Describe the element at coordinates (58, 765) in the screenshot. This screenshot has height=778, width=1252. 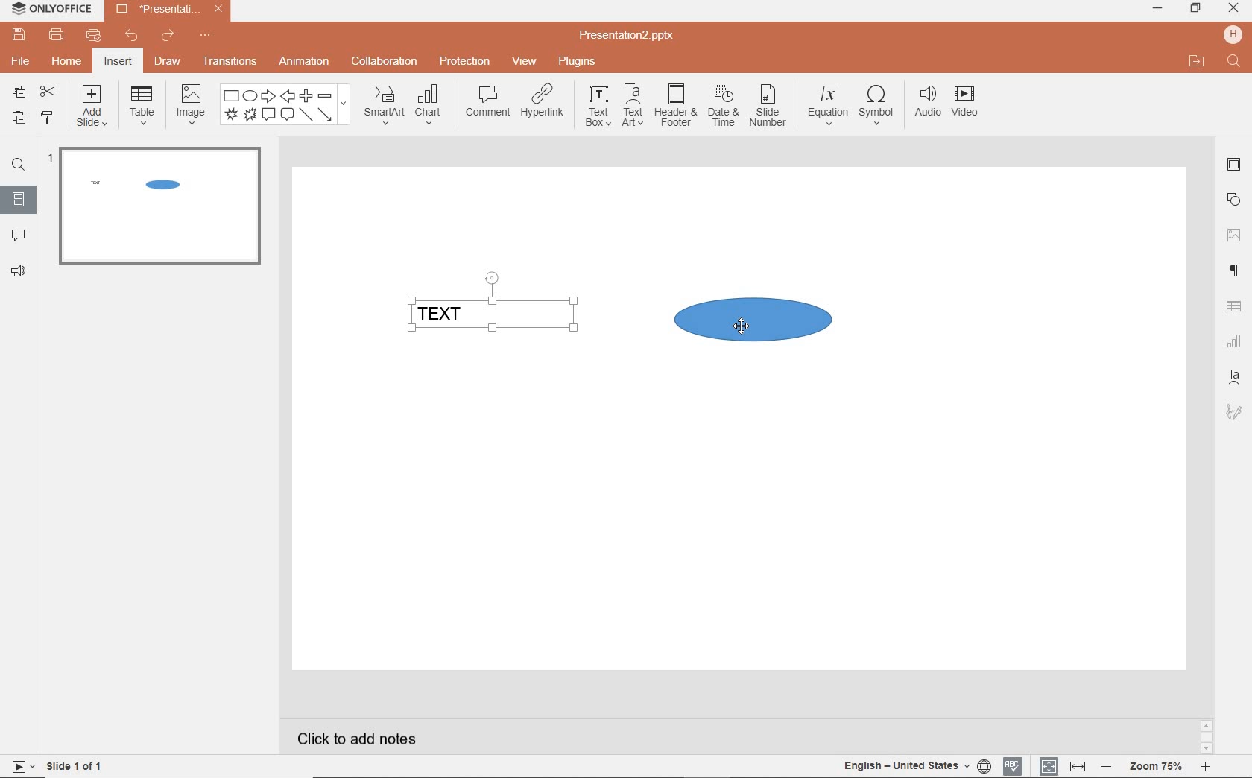
I see `SLIDE 1 OF 1` at that location.